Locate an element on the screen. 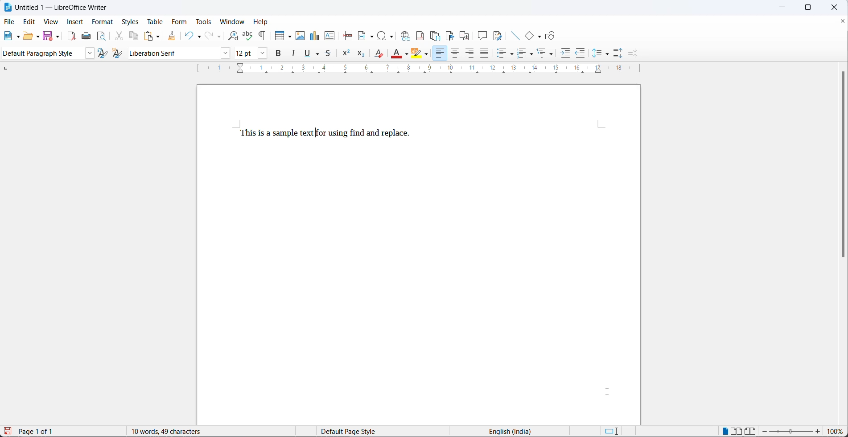  export as pdf is located at coordinates (71, 36).